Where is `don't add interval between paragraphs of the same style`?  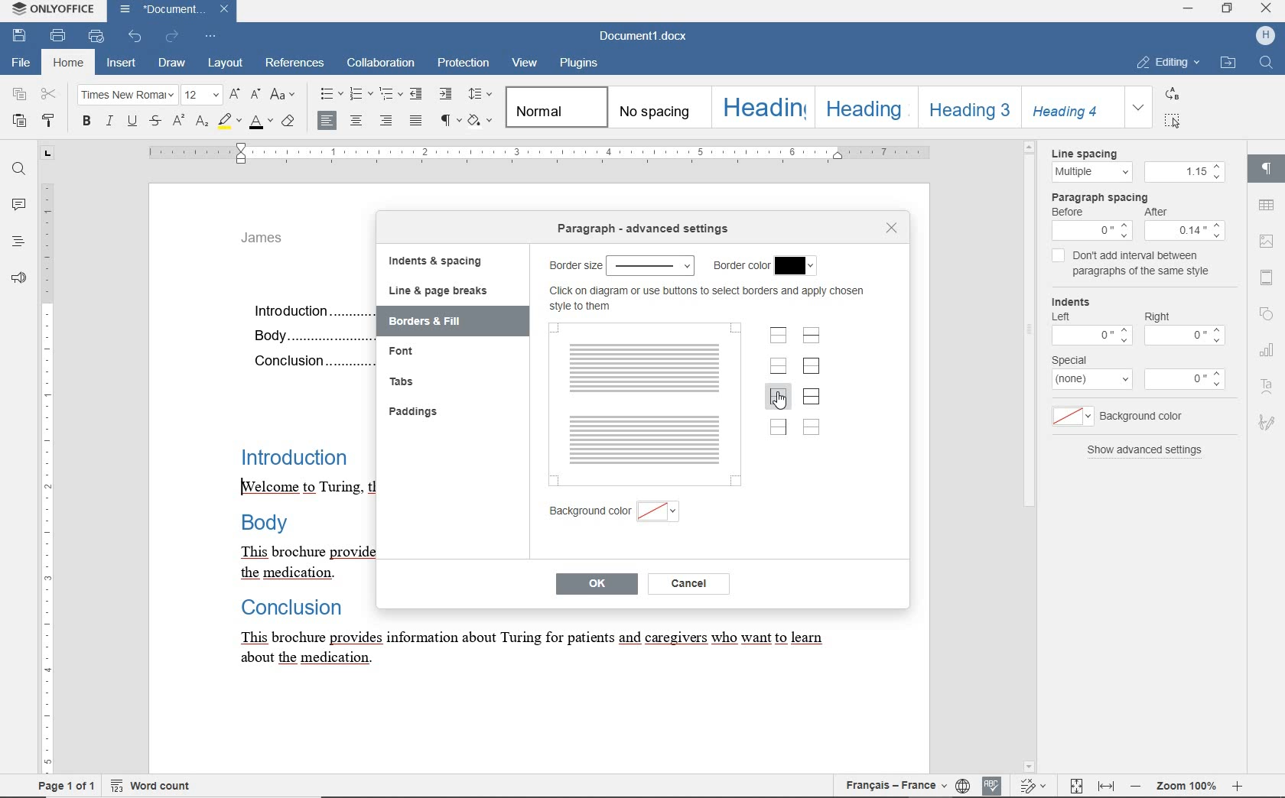
don't add interval between paragraphs of the same style is located at coordinates (1147, 266).